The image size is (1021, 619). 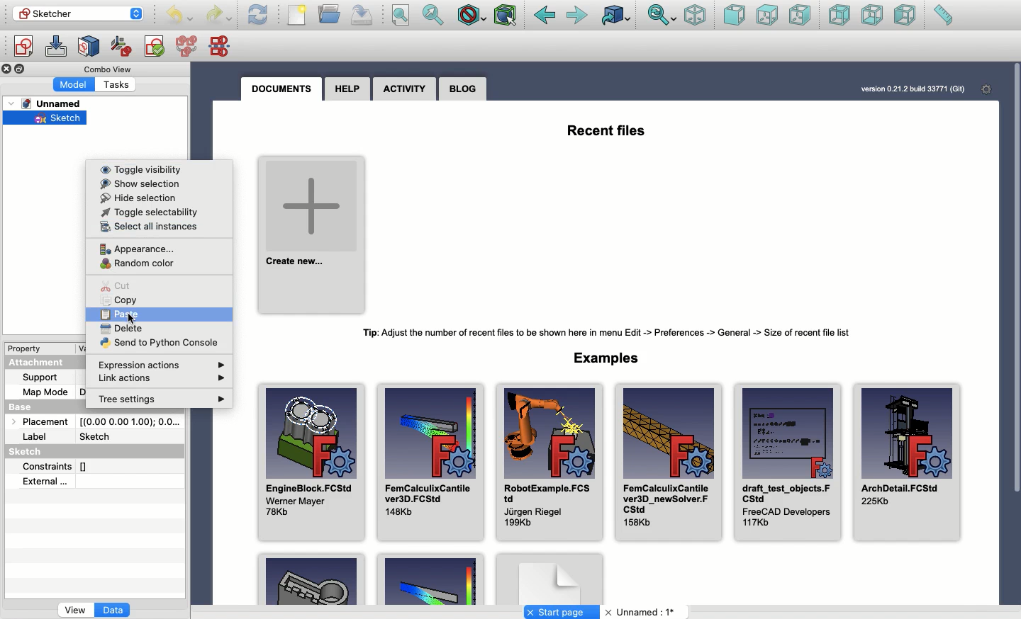 I want to click on View, so click(x=75, y=611).